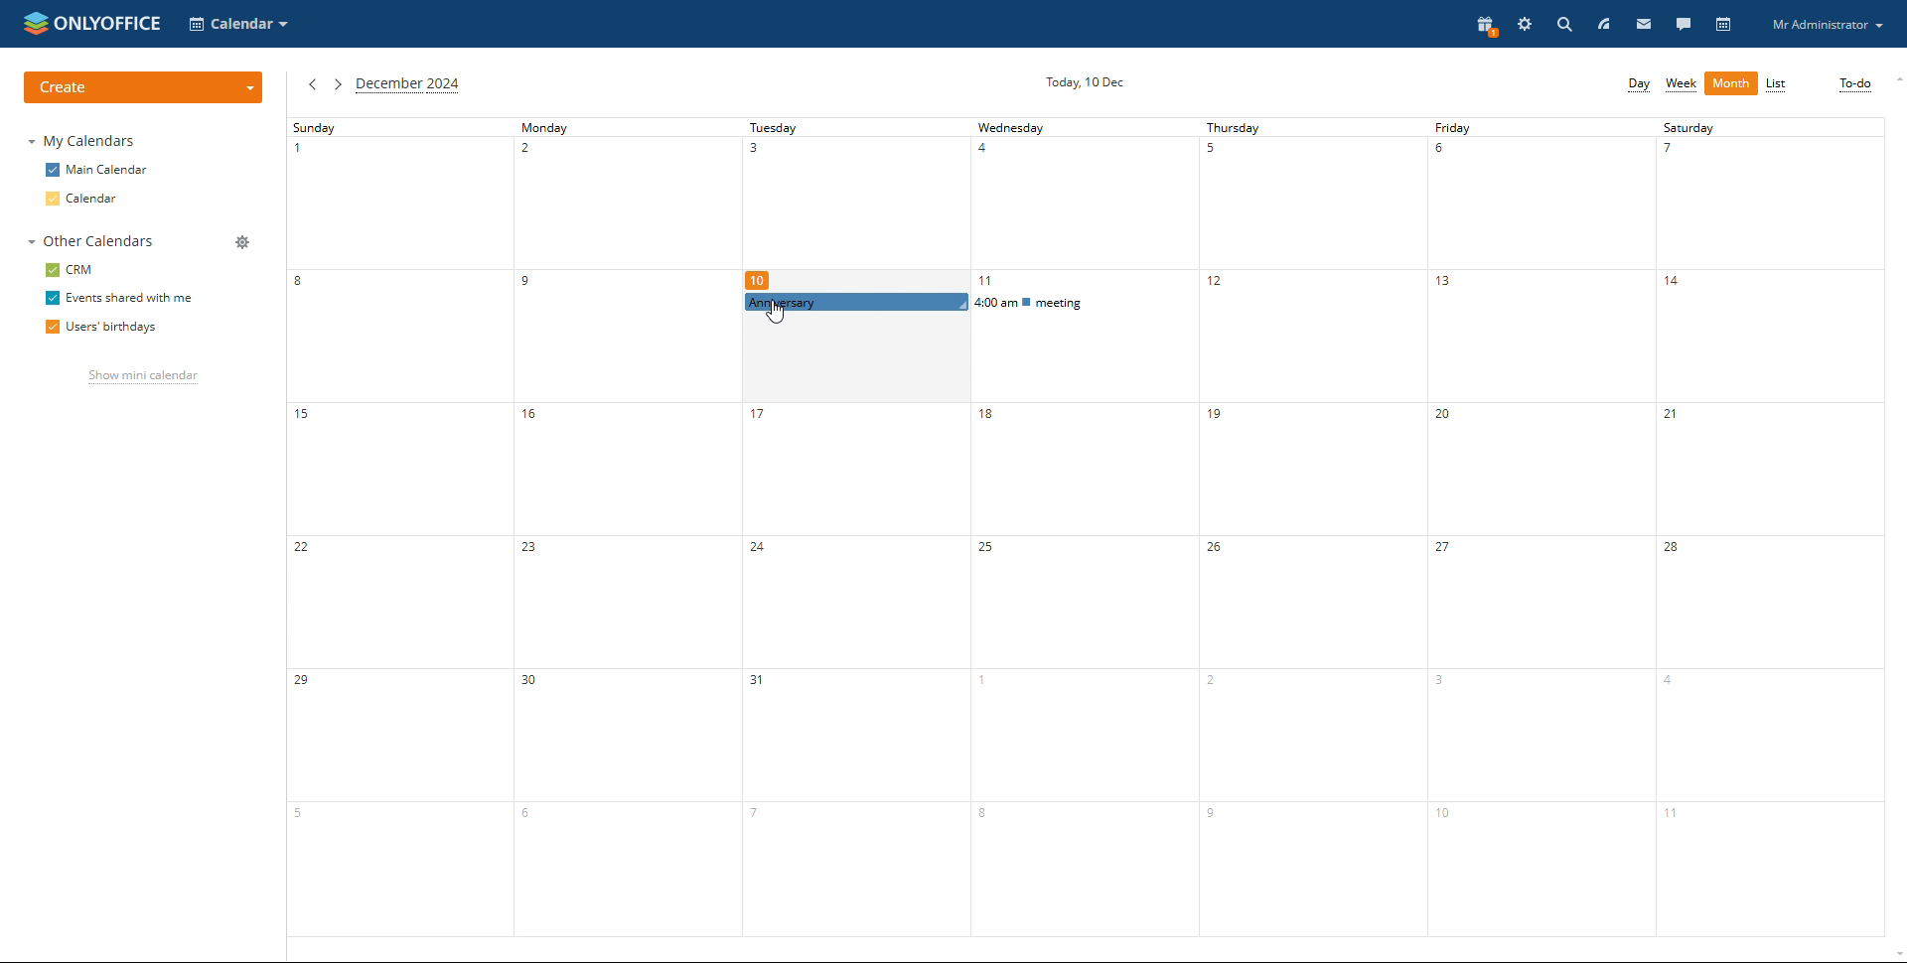 Image resolution: width=1907 pixels, height=963 pixels. I want to click on scroll down, so click(1895, 955).